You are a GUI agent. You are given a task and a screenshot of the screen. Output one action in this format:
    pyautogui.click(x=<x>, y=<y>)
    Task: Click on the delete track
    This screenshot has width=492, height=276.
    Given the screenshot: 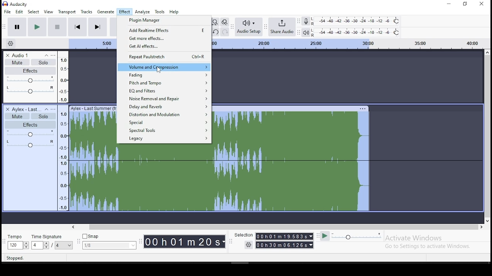 What is the action you would take?
    pyautogui.click(x=6, y=109)
    